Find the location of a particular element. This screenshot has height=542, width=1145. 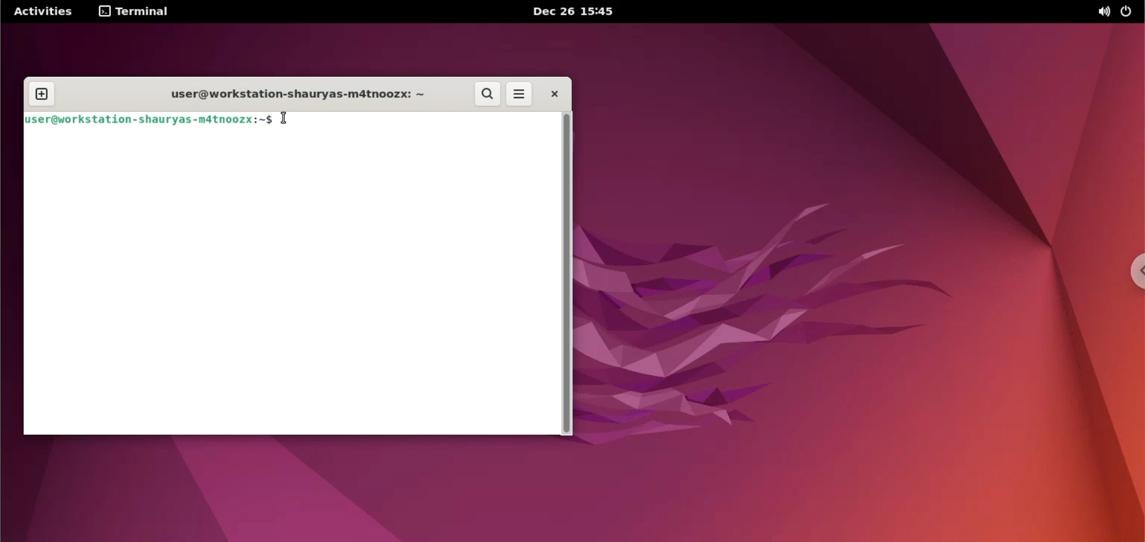

cursor is located at coordinates (284, 119).